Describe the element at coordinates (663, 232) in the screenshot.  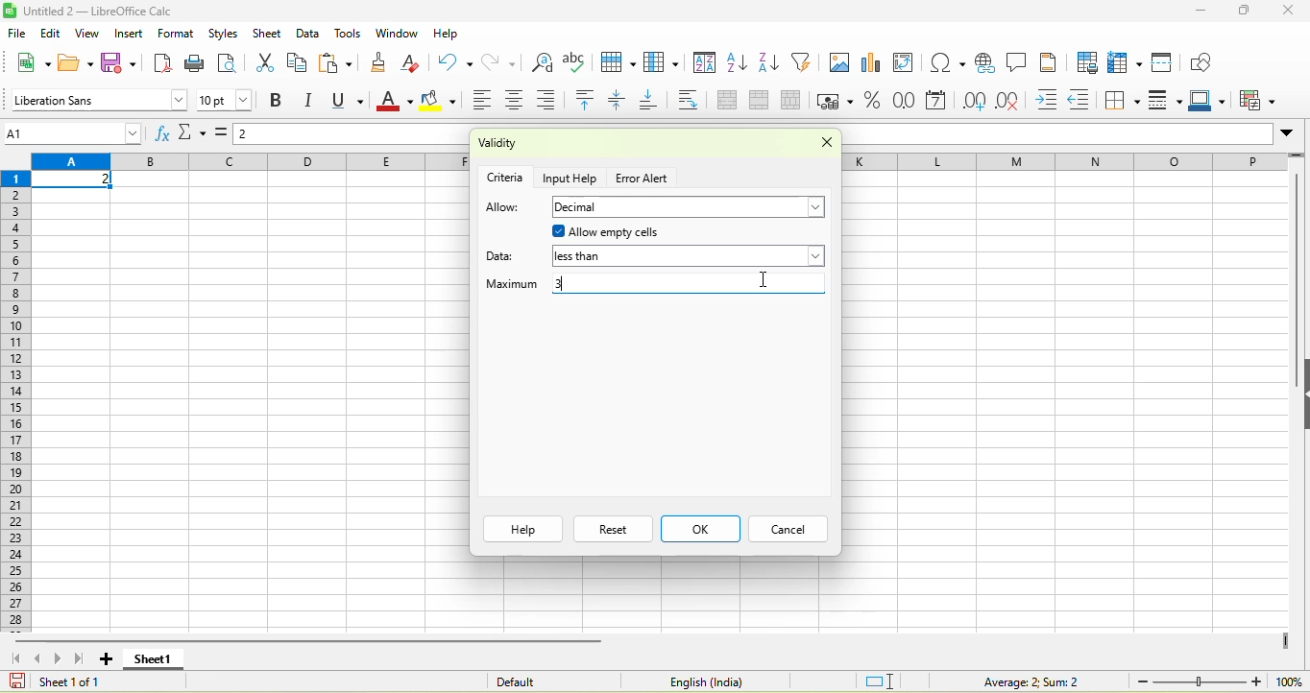
I see `allow empty cells` at that location.